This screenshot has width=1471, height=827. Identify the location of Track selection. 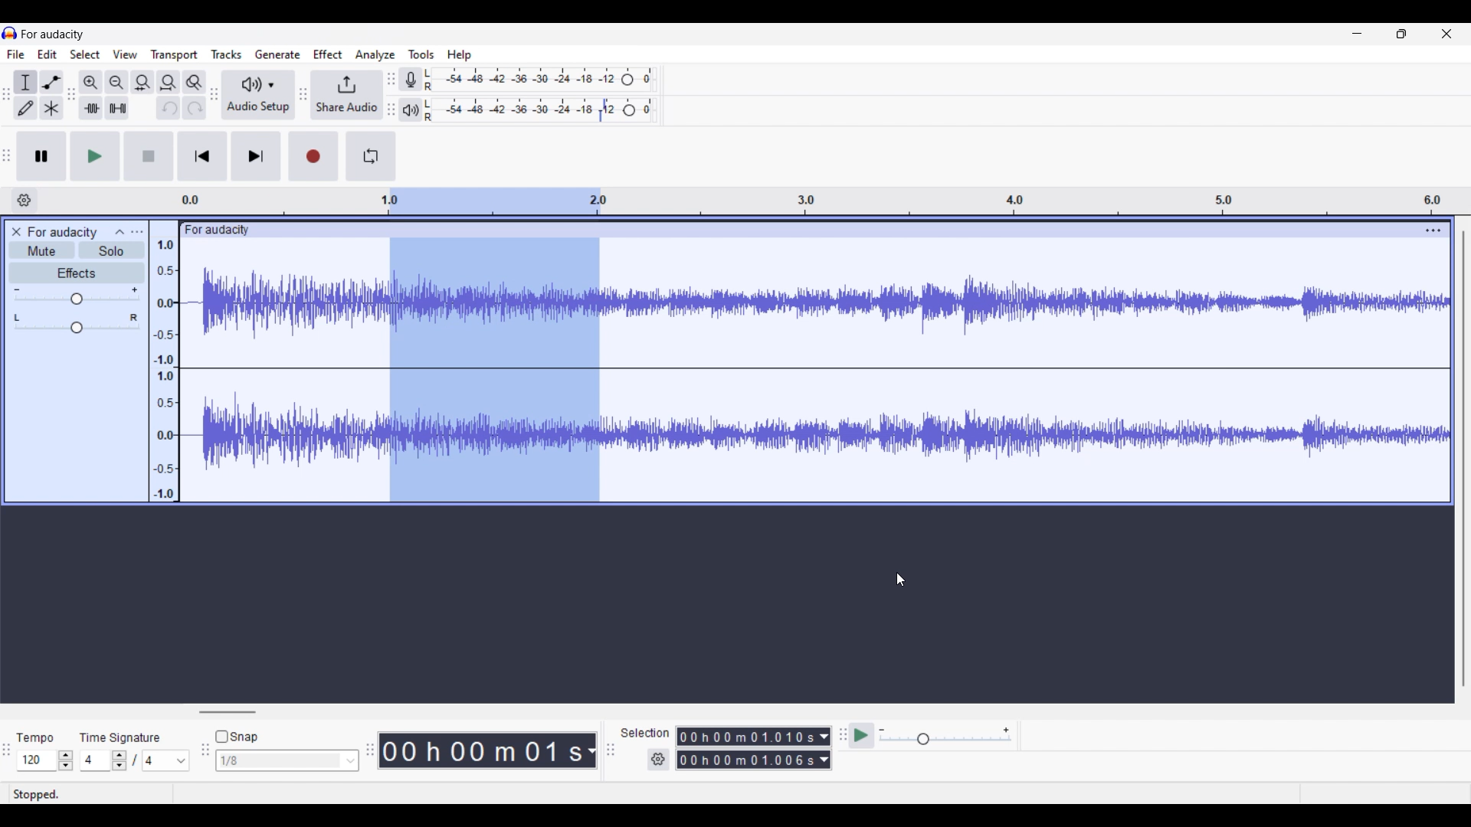
(495, 345).